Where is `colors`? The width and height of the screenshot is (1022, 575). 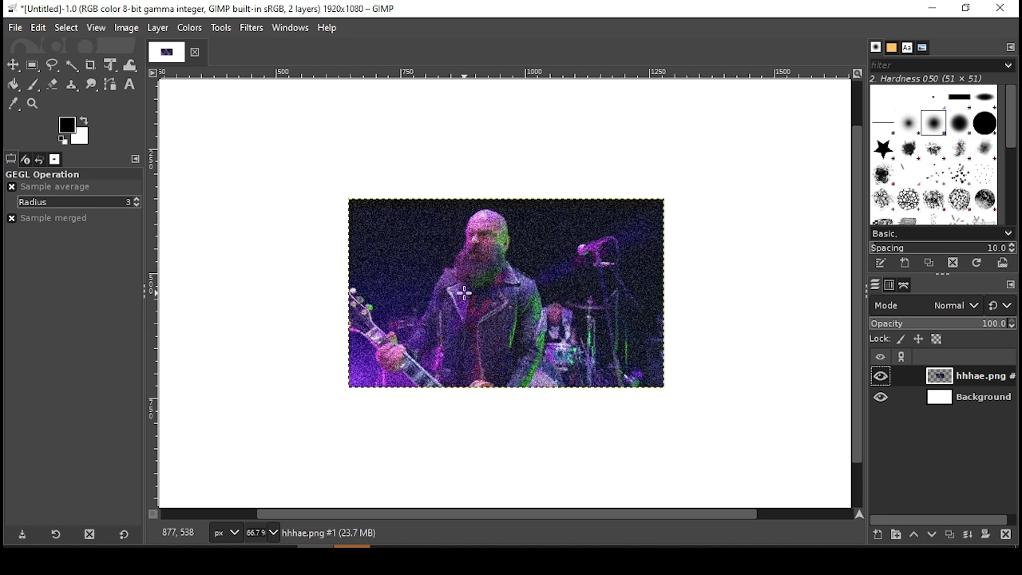 colors is located at coordinates (190, 29).